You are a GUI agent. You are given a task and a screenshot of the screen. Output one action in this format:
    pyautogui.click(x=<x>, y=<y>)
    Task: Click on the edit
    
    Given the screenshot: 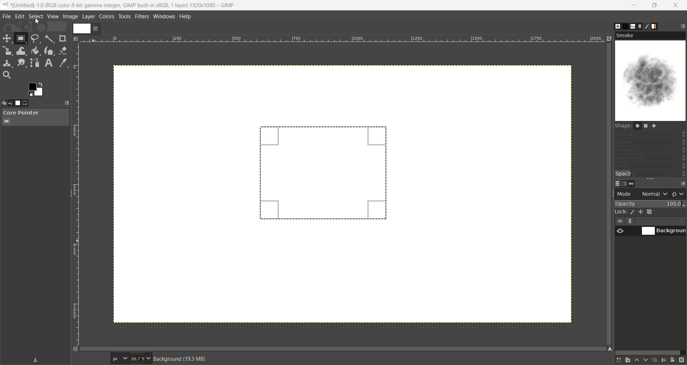 What is the action you would take?
    pyautogui.click(x=20, y=16)
    